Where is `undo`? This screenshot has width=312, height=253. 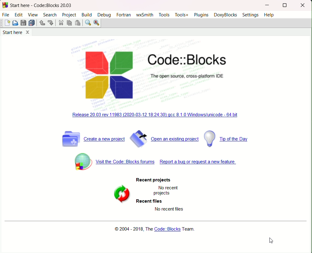 undo is located at coordinates (42, 23).